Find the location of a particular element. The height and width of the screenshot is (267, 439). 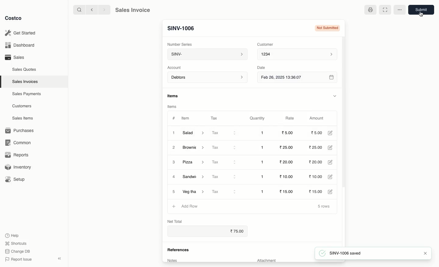

Reports is located at coordinates (17, 155).